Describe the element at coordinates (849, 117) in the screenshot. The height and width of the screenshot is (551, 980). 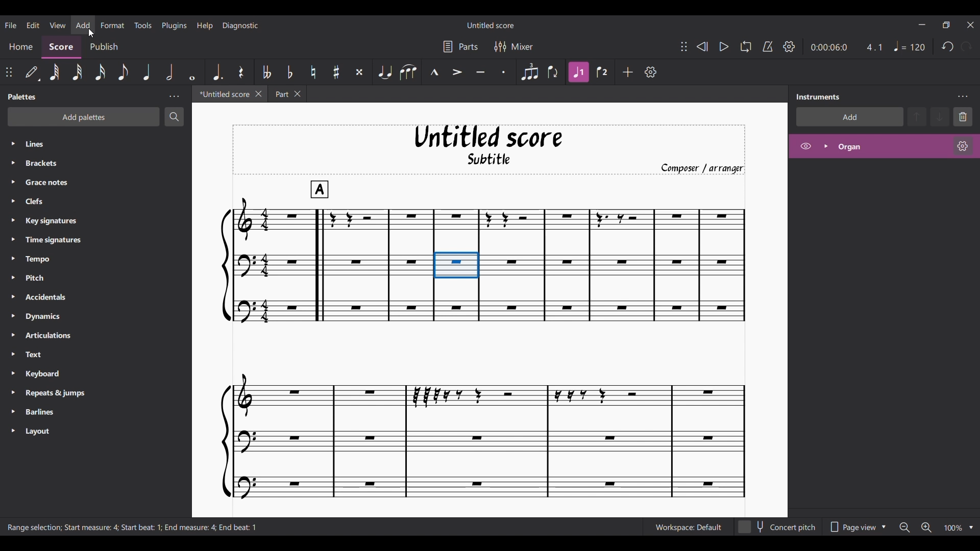
I see `Add instrument` at that location.